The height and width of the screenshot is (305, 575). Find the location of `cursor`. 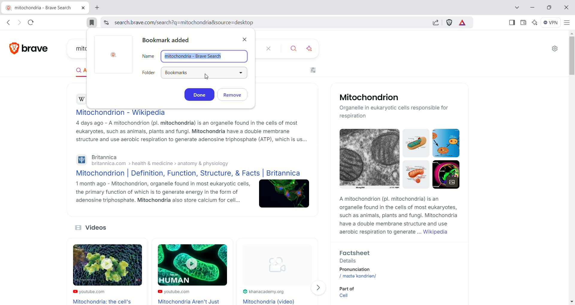

cursor is located at coordinates (208, 77).